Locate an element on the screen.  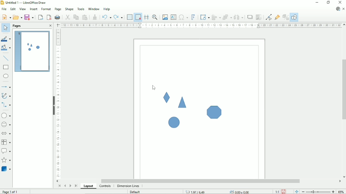
Page 1 of 1 is located at coordinates (14, 191).